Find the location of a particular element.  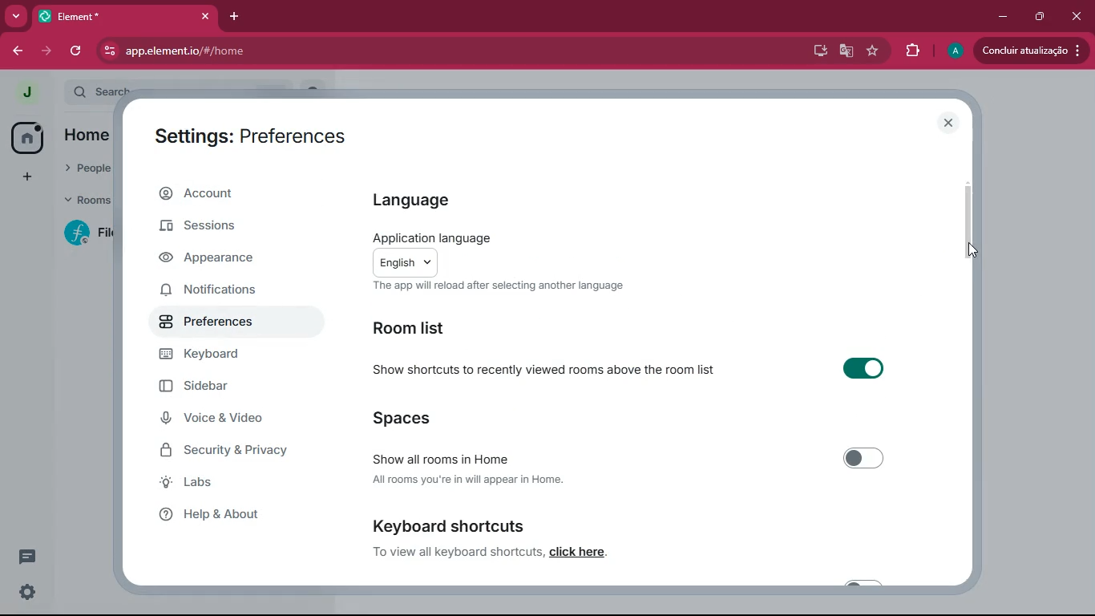

desktop is located at coordinates (816, 52).